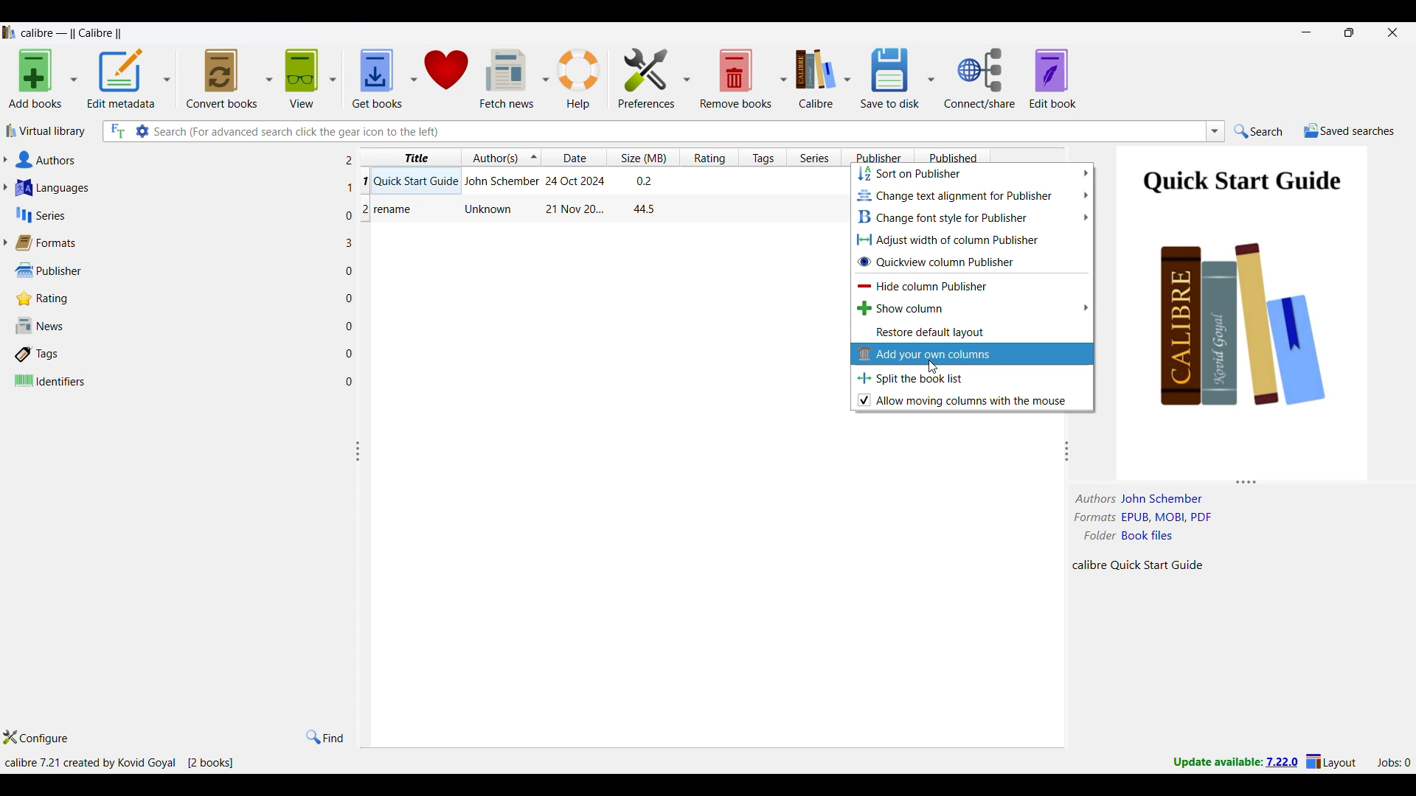 This screenshot has width=1416, height=796. Describe the element at coordinates (1246, 311) in the screenshot. I see `Book preview` at that location.